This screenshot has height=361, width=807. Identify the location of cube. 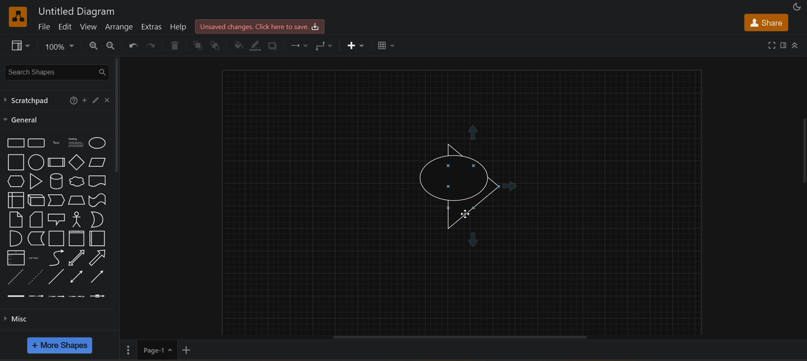
(37, 200).